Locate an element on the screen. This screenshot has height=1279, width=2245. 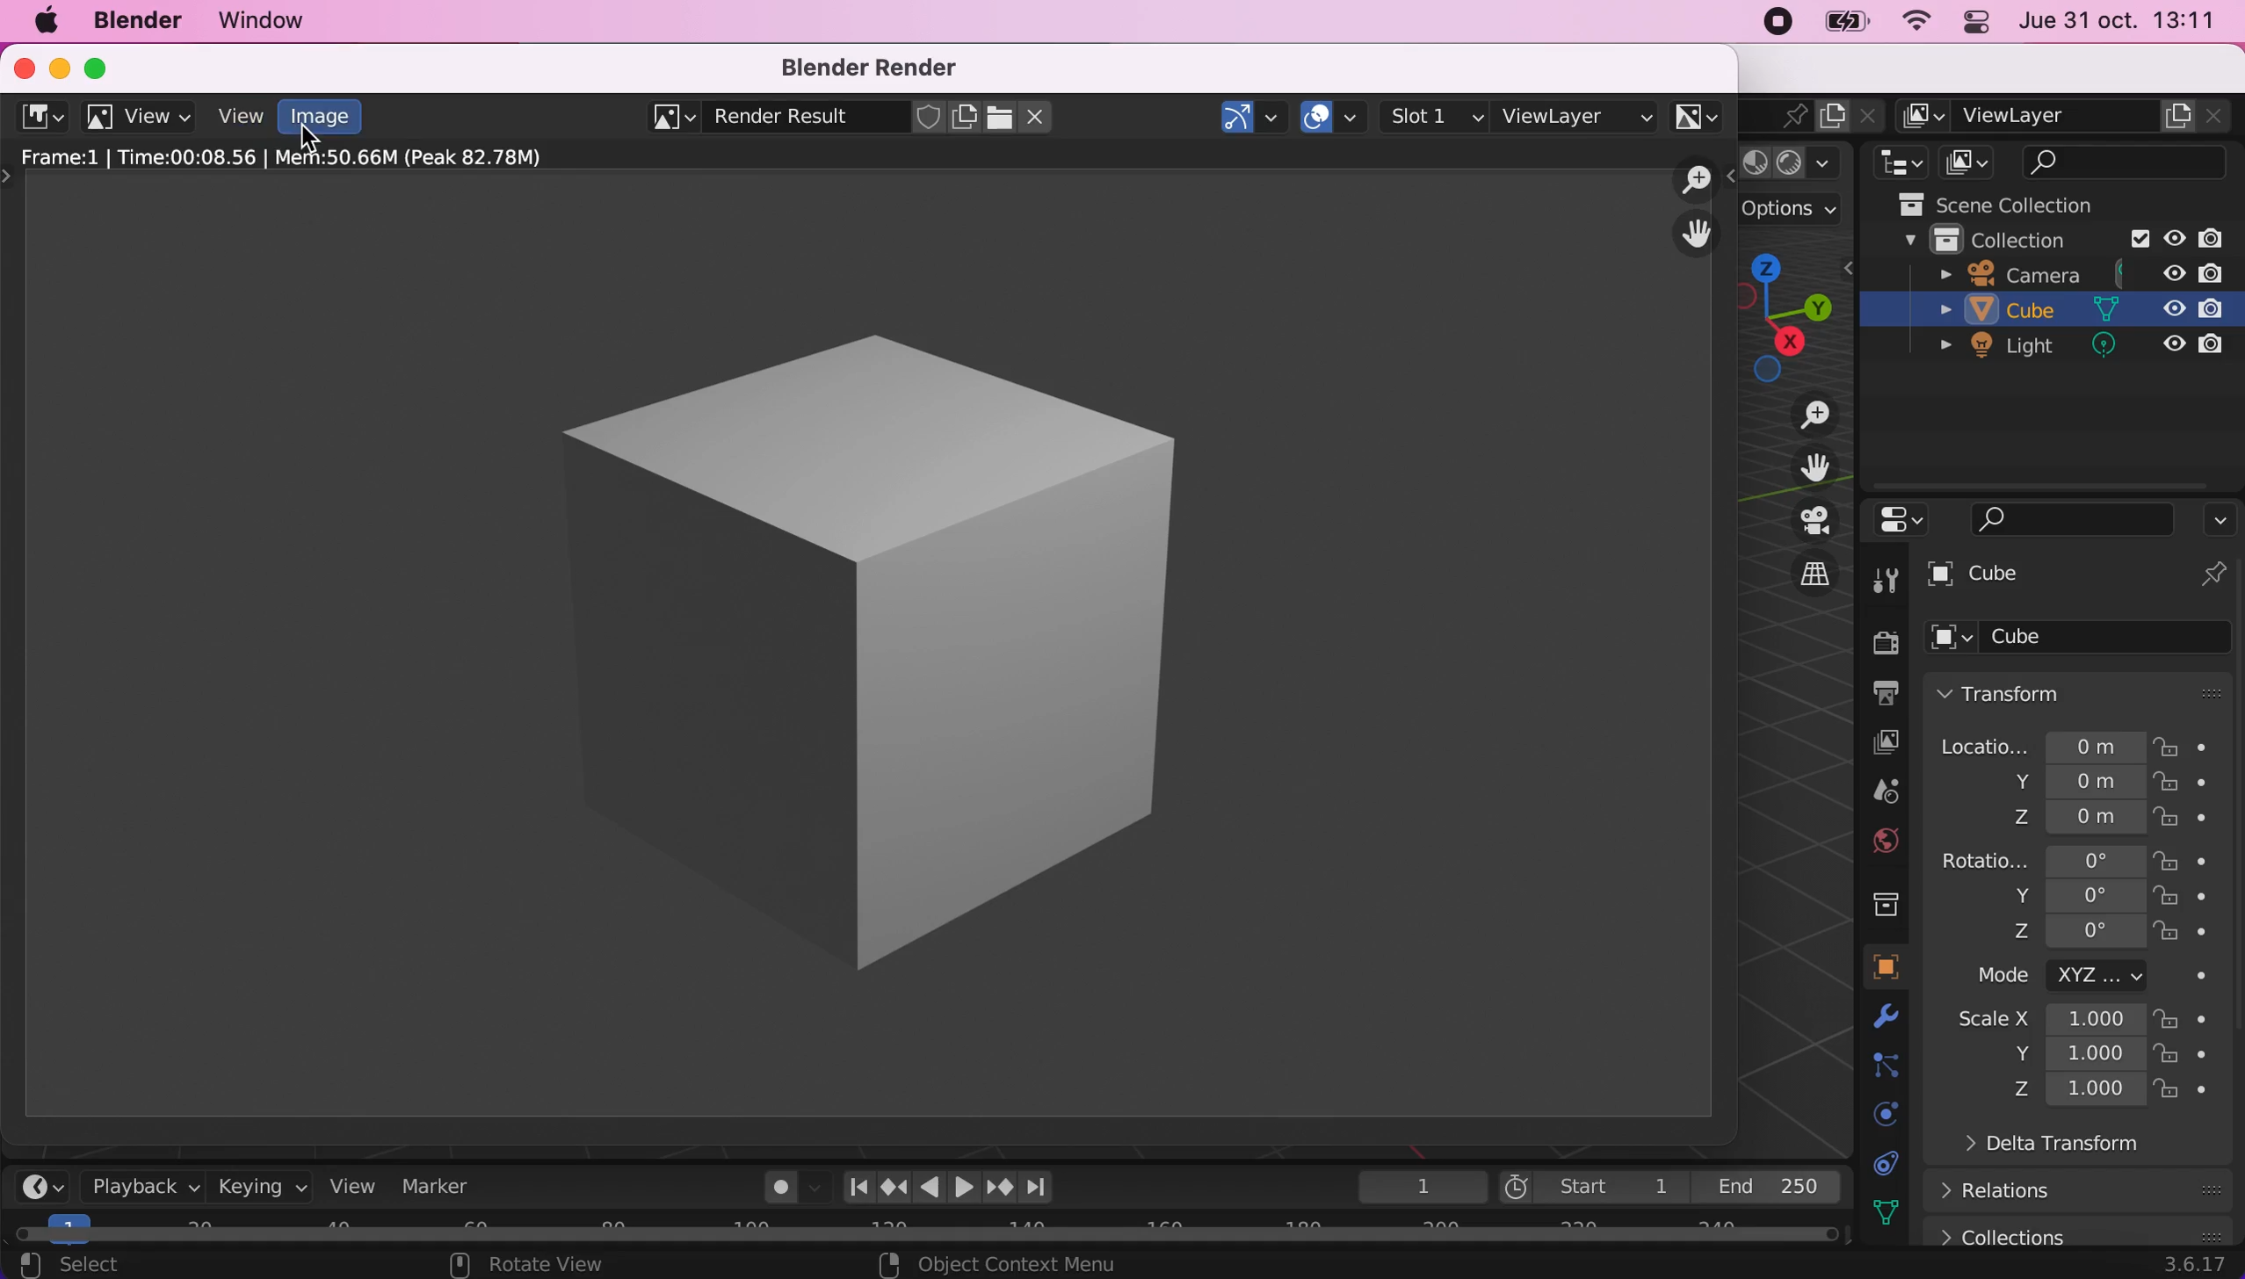
frame 1 | time 00:08.56 | merk 50.66 (peak 82.78m) is located at coordinates (301, 158).